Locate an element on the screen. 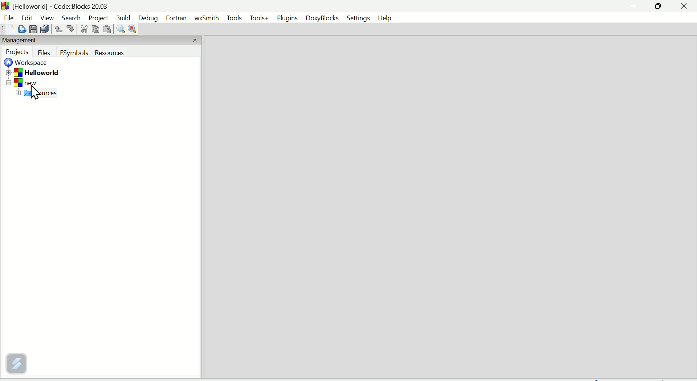 This screenshot has width=697, height=381. Open is located at coordinates (22, 29).